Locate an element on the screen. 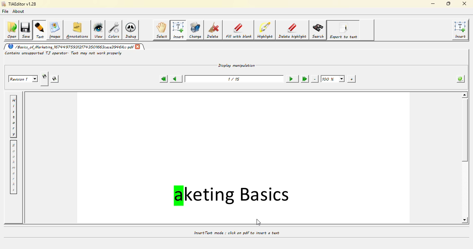 The width and height of the screenshot is (473, 249). close is located at coordinates (464, 3).